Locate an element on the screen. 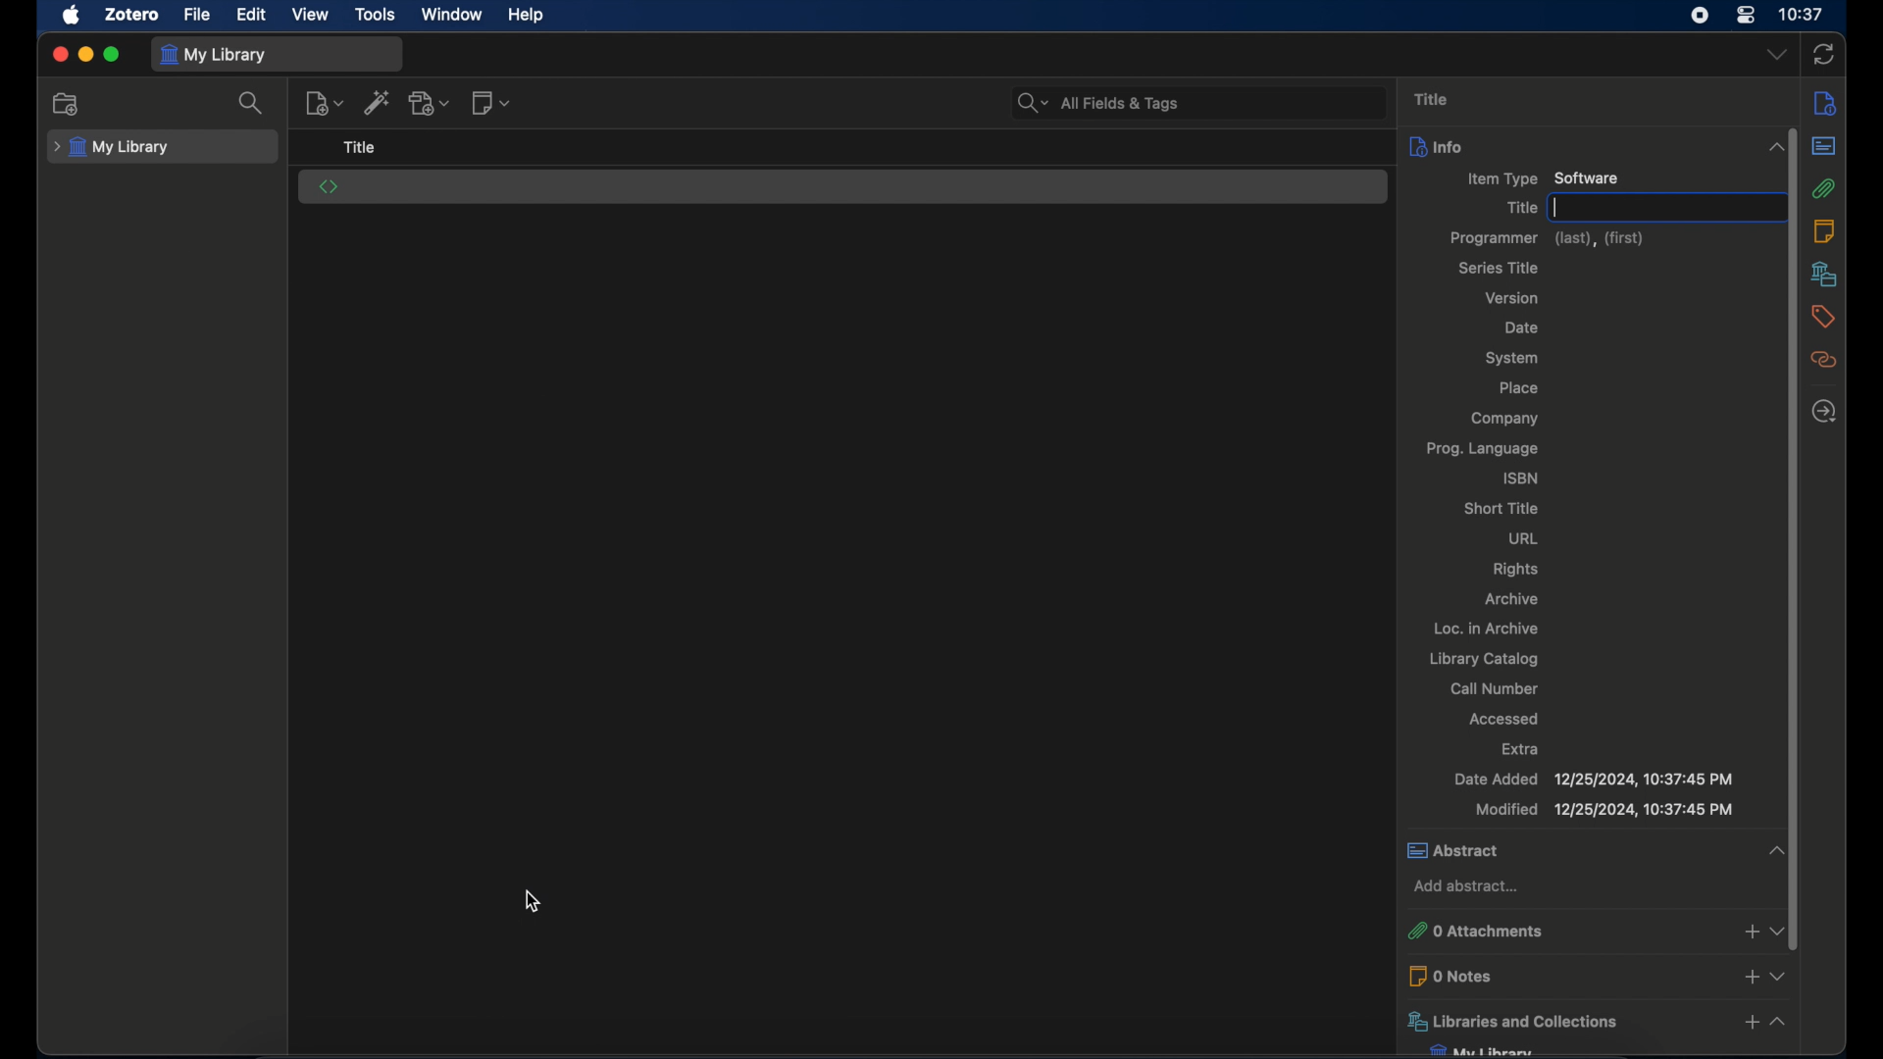 Image resolution: width=1883 pixels, height=1059 pixels. prog. language is located at coordinates (1483, 449).